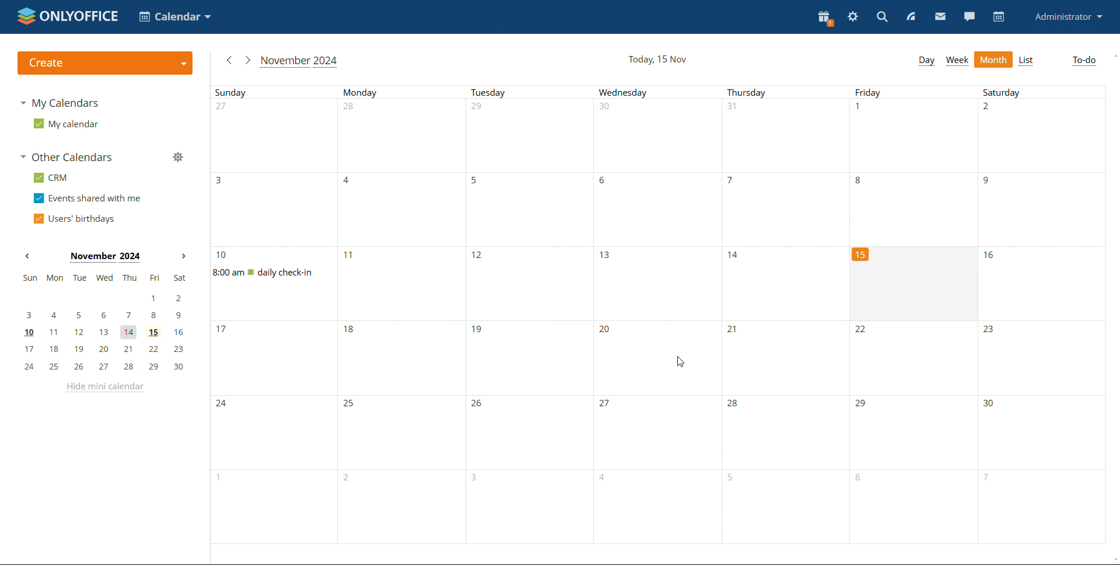 Image resolution: width=1120 pixels, height=565 pixels. What do you see at coordinates (986, 182) in the screenshot?
I see `Number` at bounding box center [986, 182].